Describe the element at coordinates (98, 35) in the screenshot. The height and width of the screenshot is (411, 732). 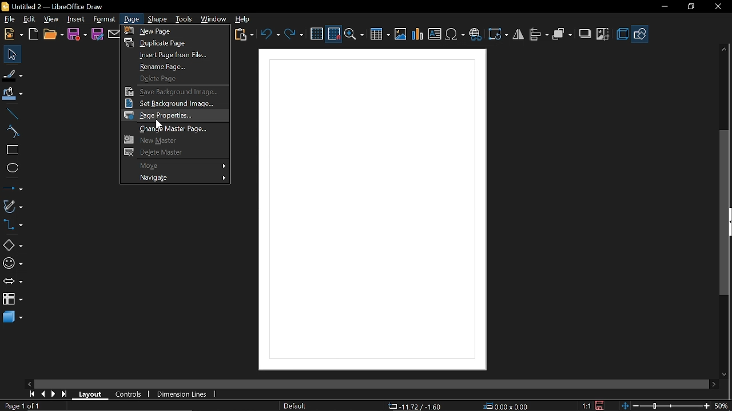
I see `Save as` at that location.